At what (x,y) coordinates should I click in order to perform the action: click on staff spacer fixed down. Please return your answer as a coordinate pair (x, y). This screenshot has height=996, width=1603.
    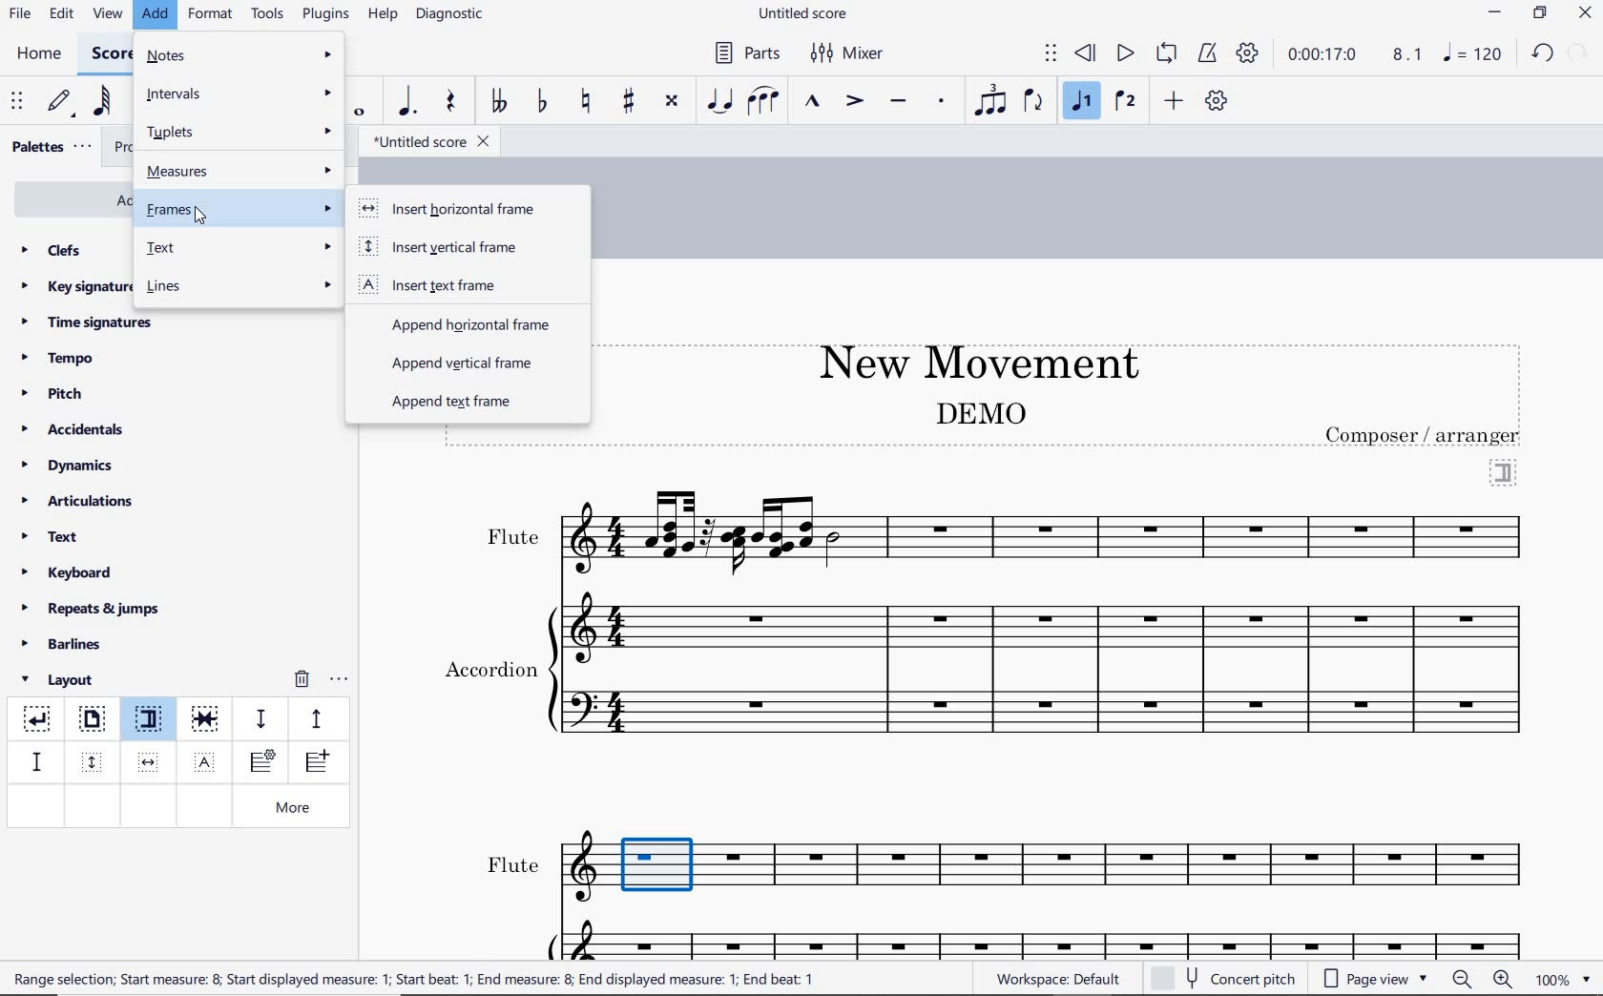
    Looking at the image, I should click on (34, 761).